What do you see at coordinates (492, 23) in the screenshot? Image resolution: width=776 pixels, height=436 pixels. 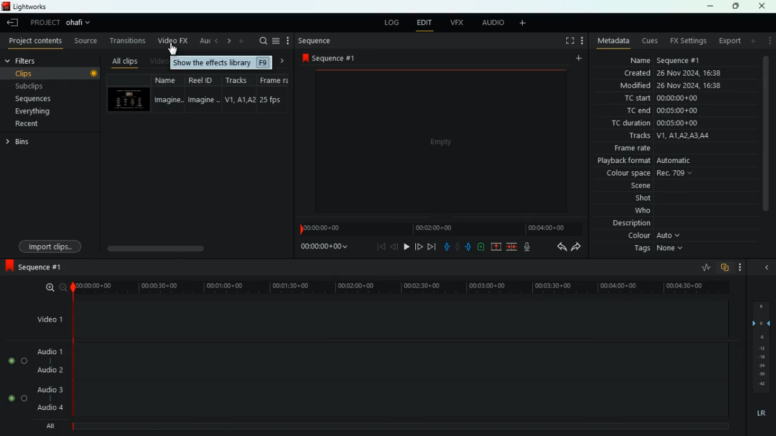 I see `audio` at bounding box center [492, 23].